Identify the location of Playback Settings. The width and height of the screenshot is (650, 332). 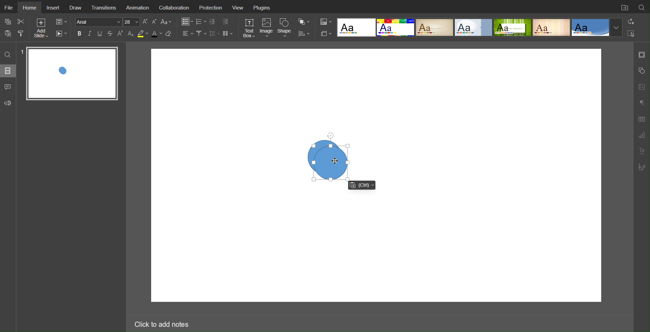
(61, 34).